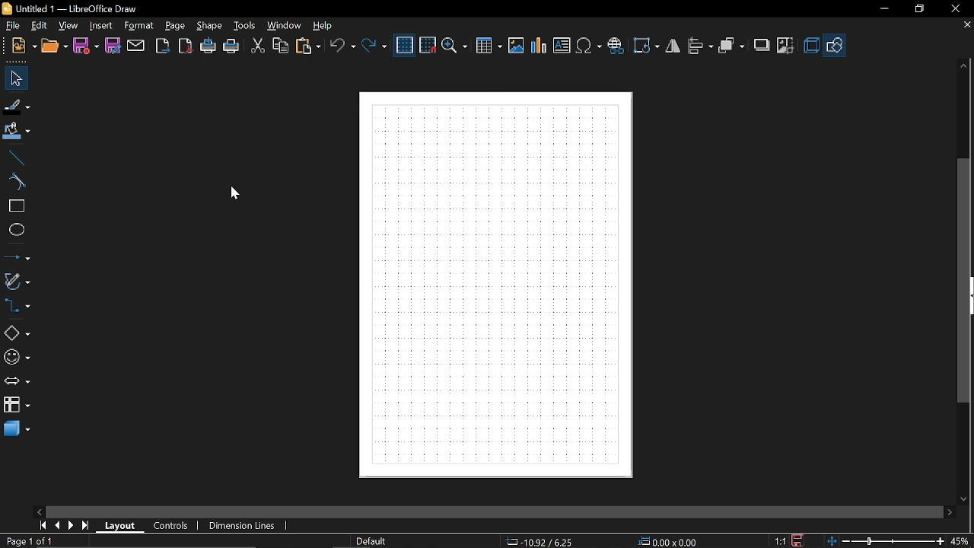  I want to click on restore down, so click(918, 10).